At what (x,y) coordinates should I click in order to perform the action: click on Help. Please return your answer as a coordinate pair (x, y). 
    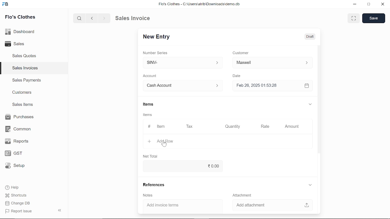
    Looking at the image, I should click on (16, 187).